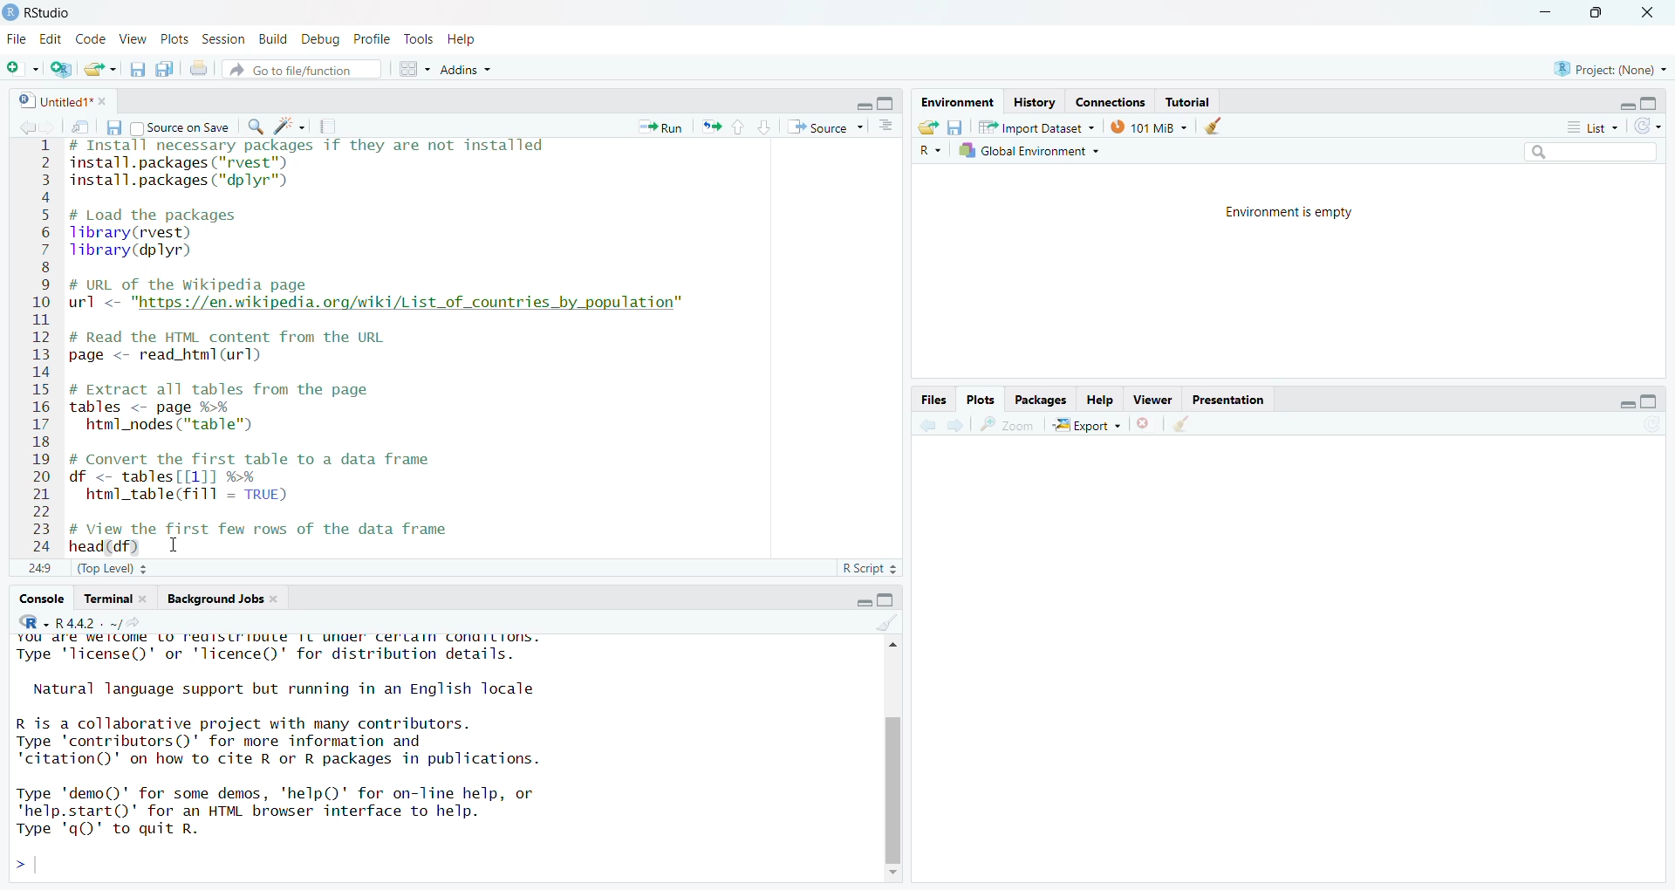 The width and height of the screenshot is (1675, 890). Describe the element at coordinates (980, 399) in the screenshot. I see `Plots` at that location.